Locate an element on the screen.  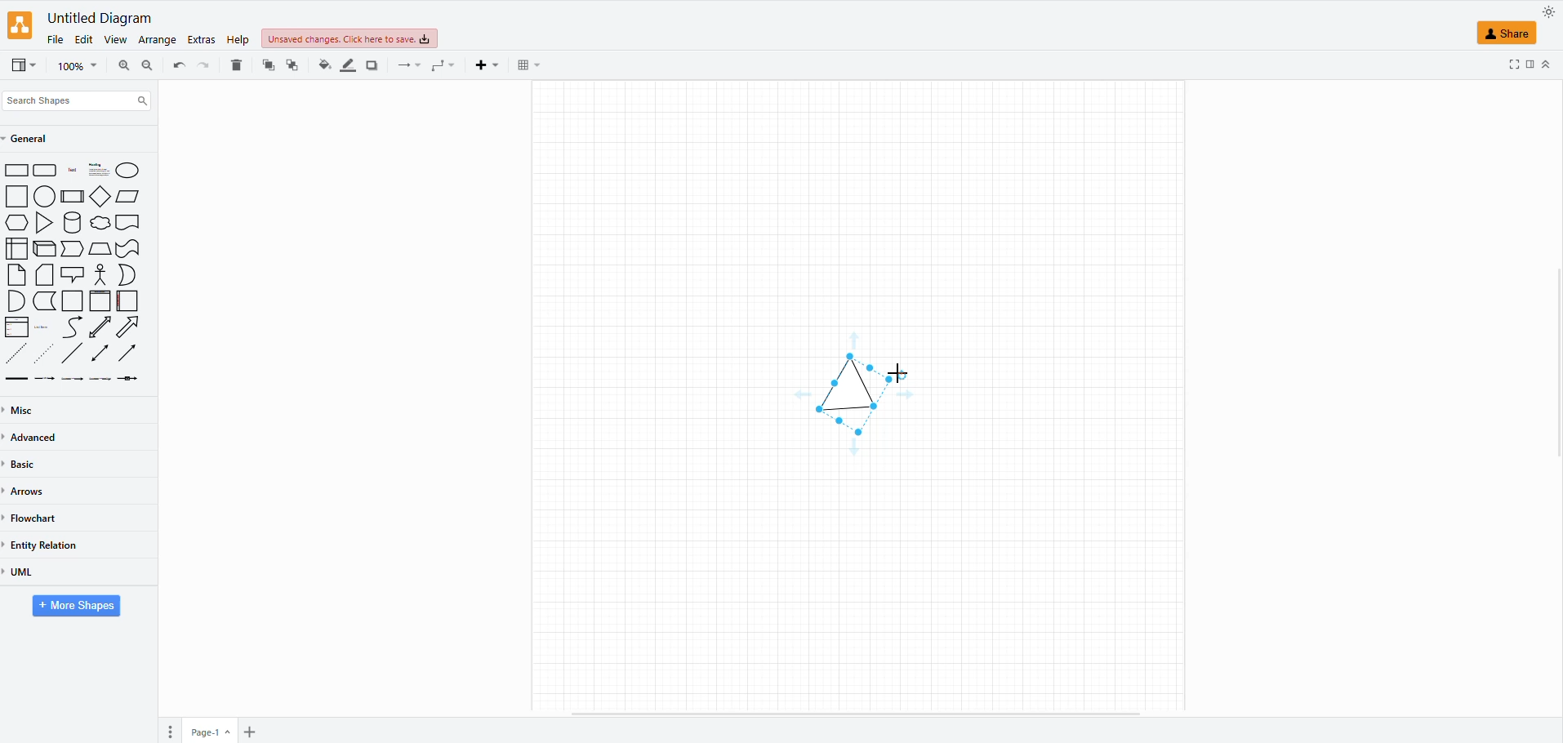
Header is located at coordinates (100, 301).